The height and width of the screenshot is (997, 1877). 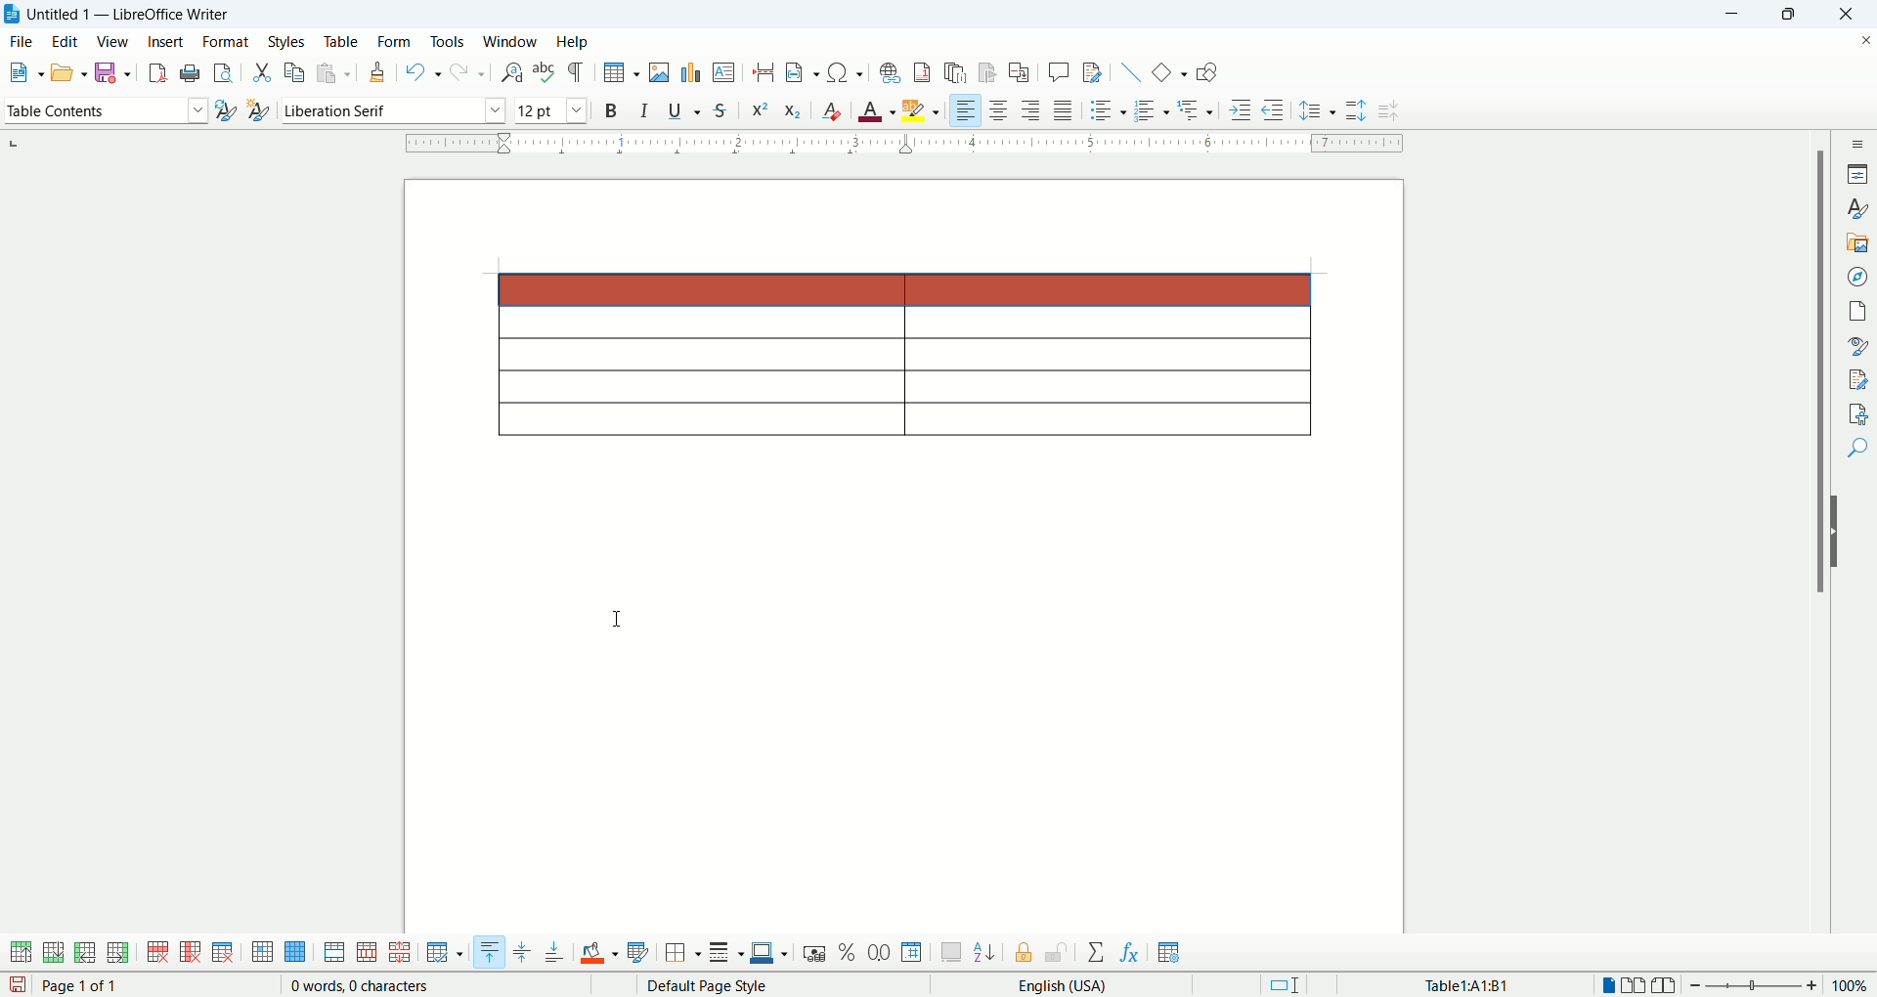 What do you see at coordinates (1858, 451) in the screenshot?
I see `find` at bounding box center [1858, 451].